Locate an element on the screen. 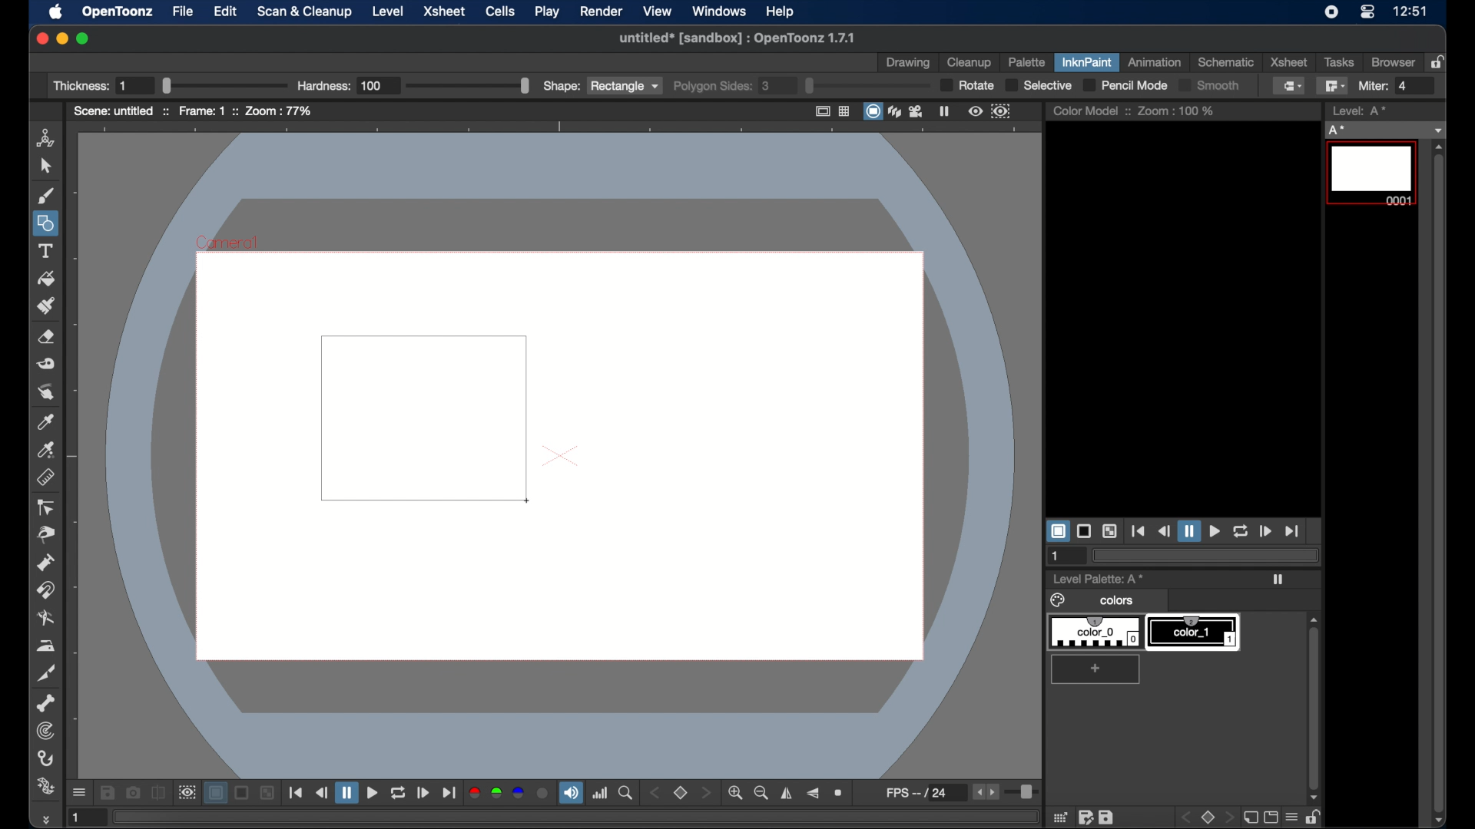 Image resolution: width=1475 pixels, height=829 pixels. view is located at coordinates (658, 12).